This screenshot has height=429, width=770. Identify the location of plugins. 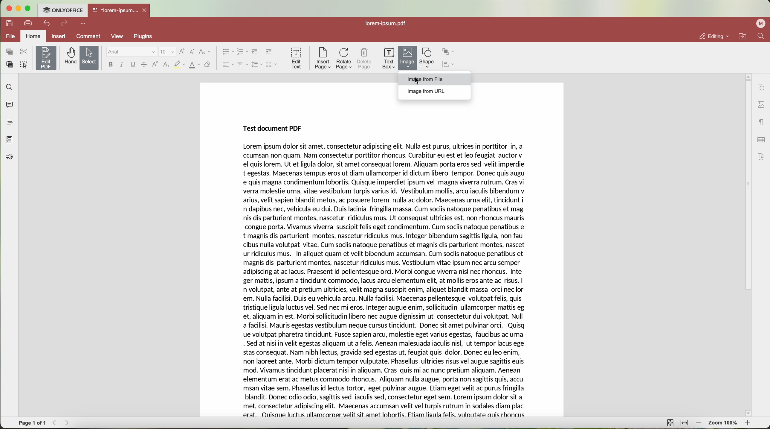
(146, 36).